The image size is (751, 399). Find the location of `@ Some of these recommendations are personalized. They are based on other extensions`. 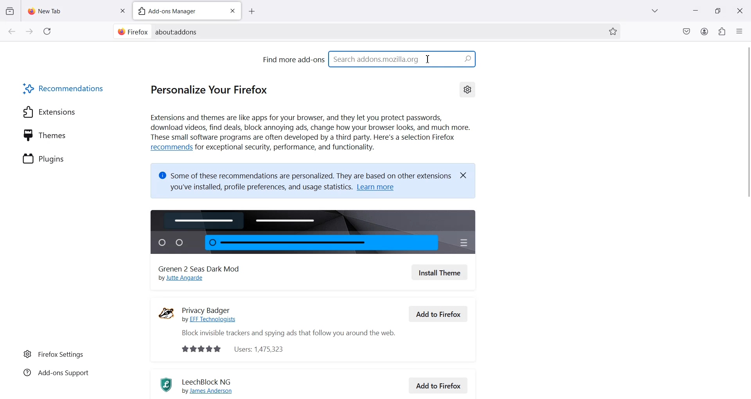

@ Some of these recommendations are personalized. They are based on other extensions is located at coordinates (303, 173).